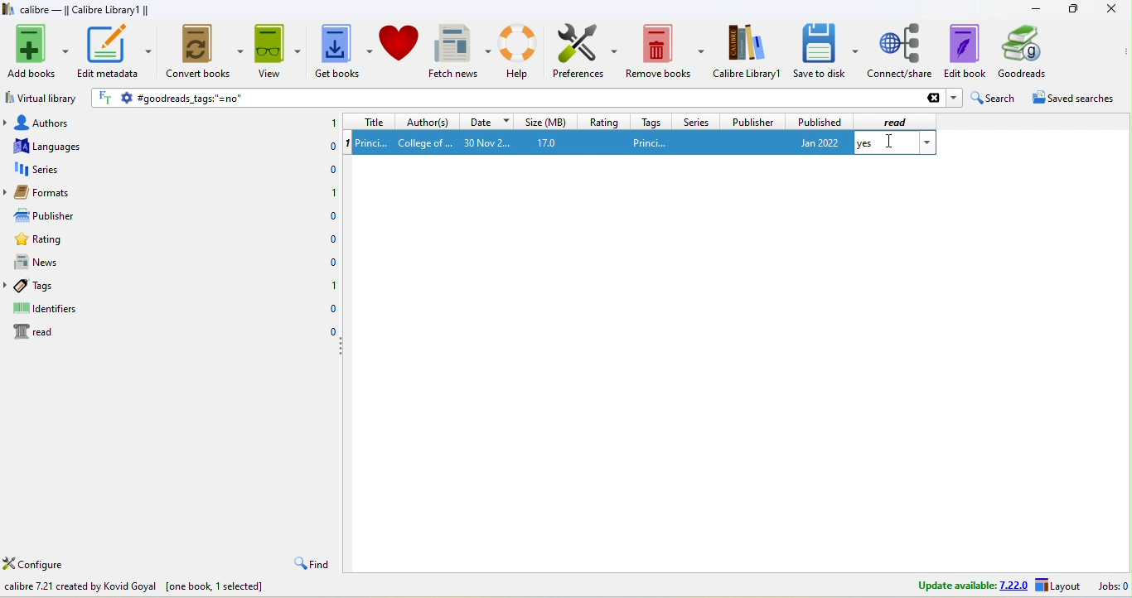 This screenshot has width=1132, height=598. What do you see at coordinates (1060, 586) in the screenshot?
I see `layout` at bounding box center [1060, 586].